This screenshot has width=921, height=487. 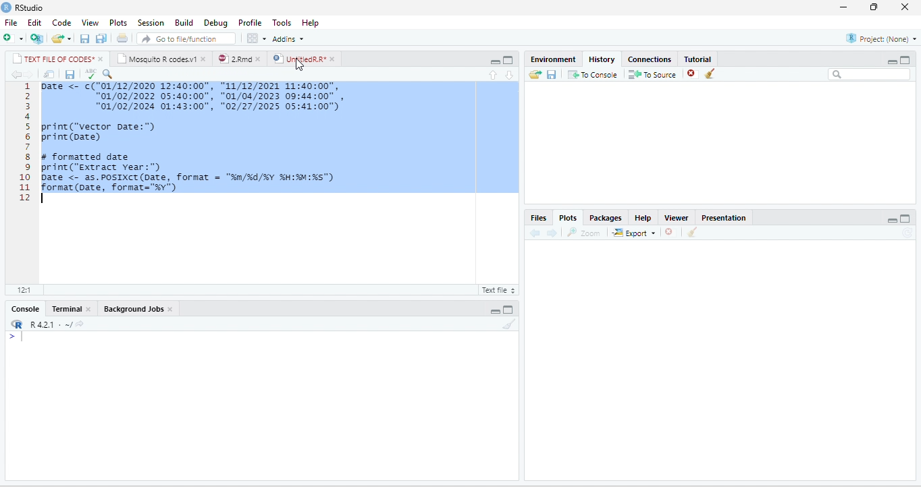 What do you see at coordinates (535, 74) in the screenshot?
I see `open folder` at bounding box center [535, 74].